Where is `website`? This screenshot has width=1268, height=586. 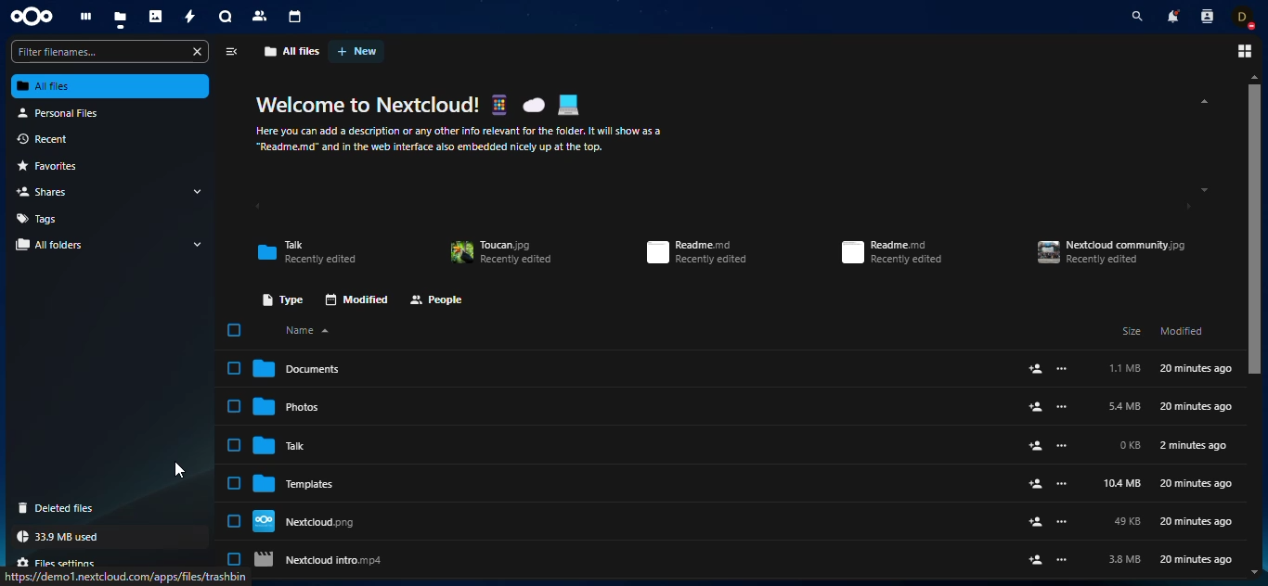 website is located at coordinates (127, 577).